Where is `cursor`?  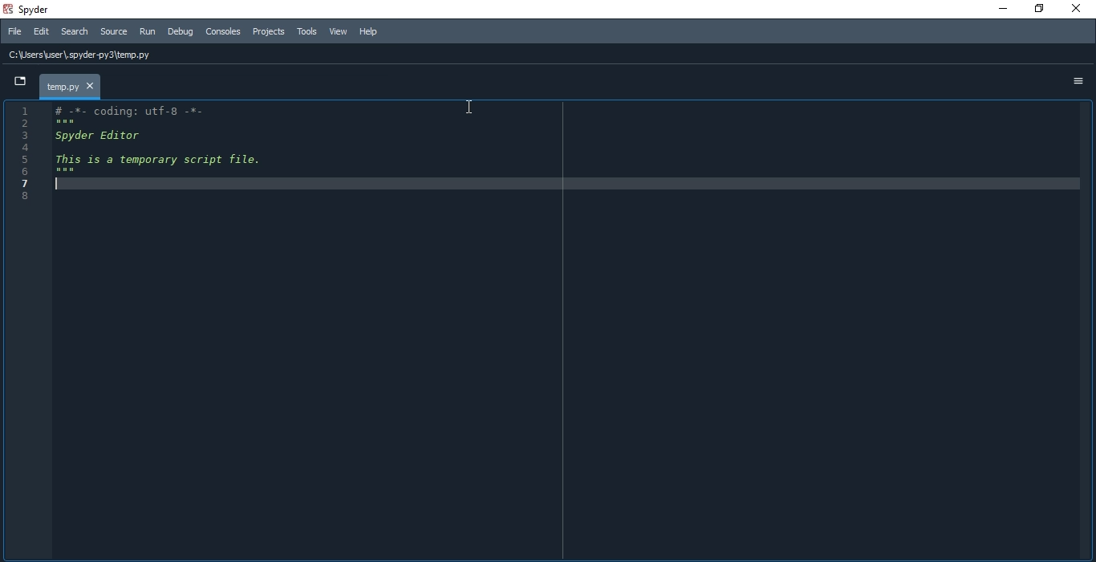
cursor is located at coordinates (470, 108).